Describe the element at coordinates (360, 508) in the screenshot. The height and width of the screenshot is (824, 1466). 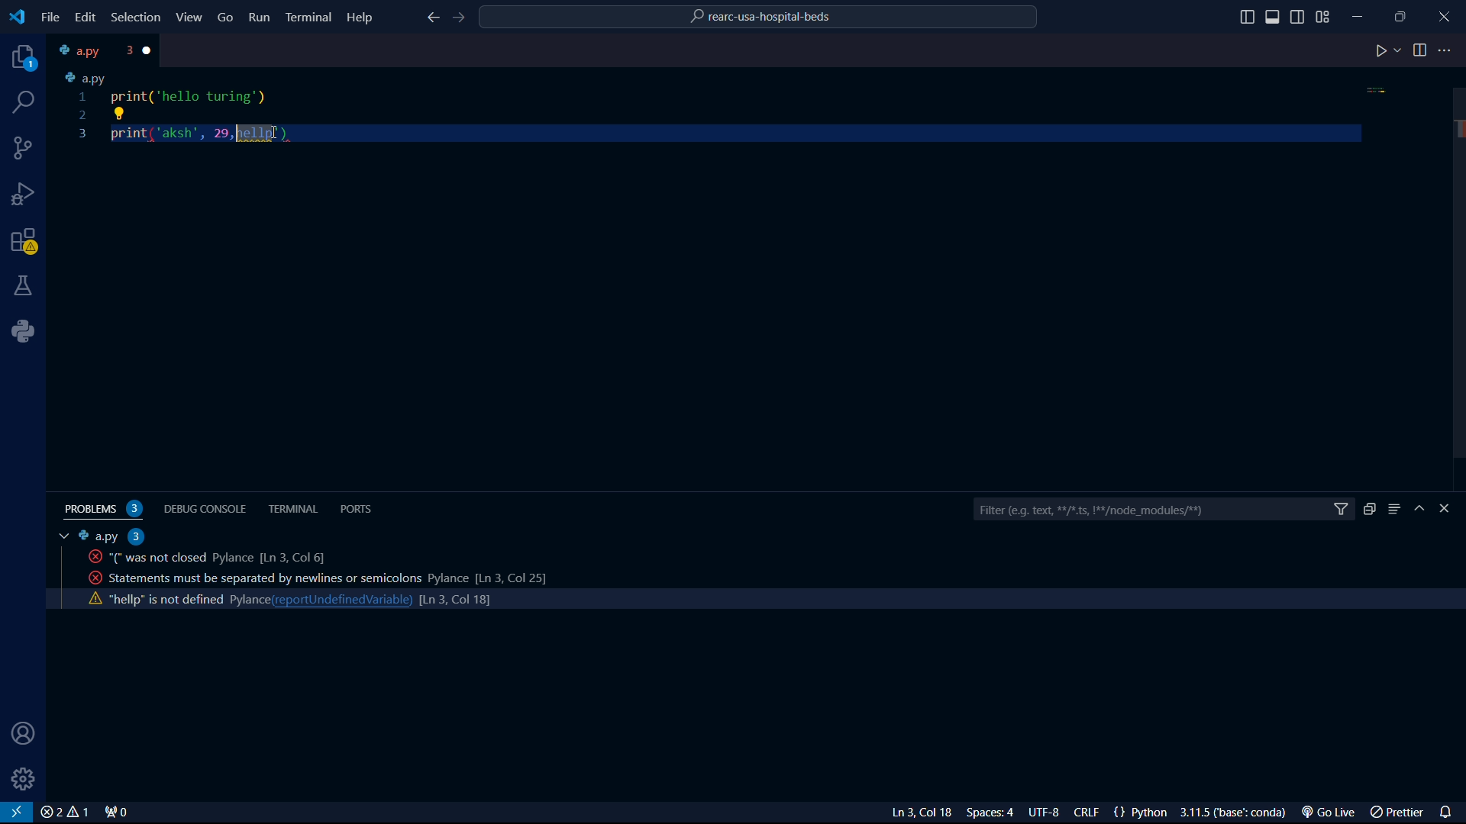
I see `ports` at that location.